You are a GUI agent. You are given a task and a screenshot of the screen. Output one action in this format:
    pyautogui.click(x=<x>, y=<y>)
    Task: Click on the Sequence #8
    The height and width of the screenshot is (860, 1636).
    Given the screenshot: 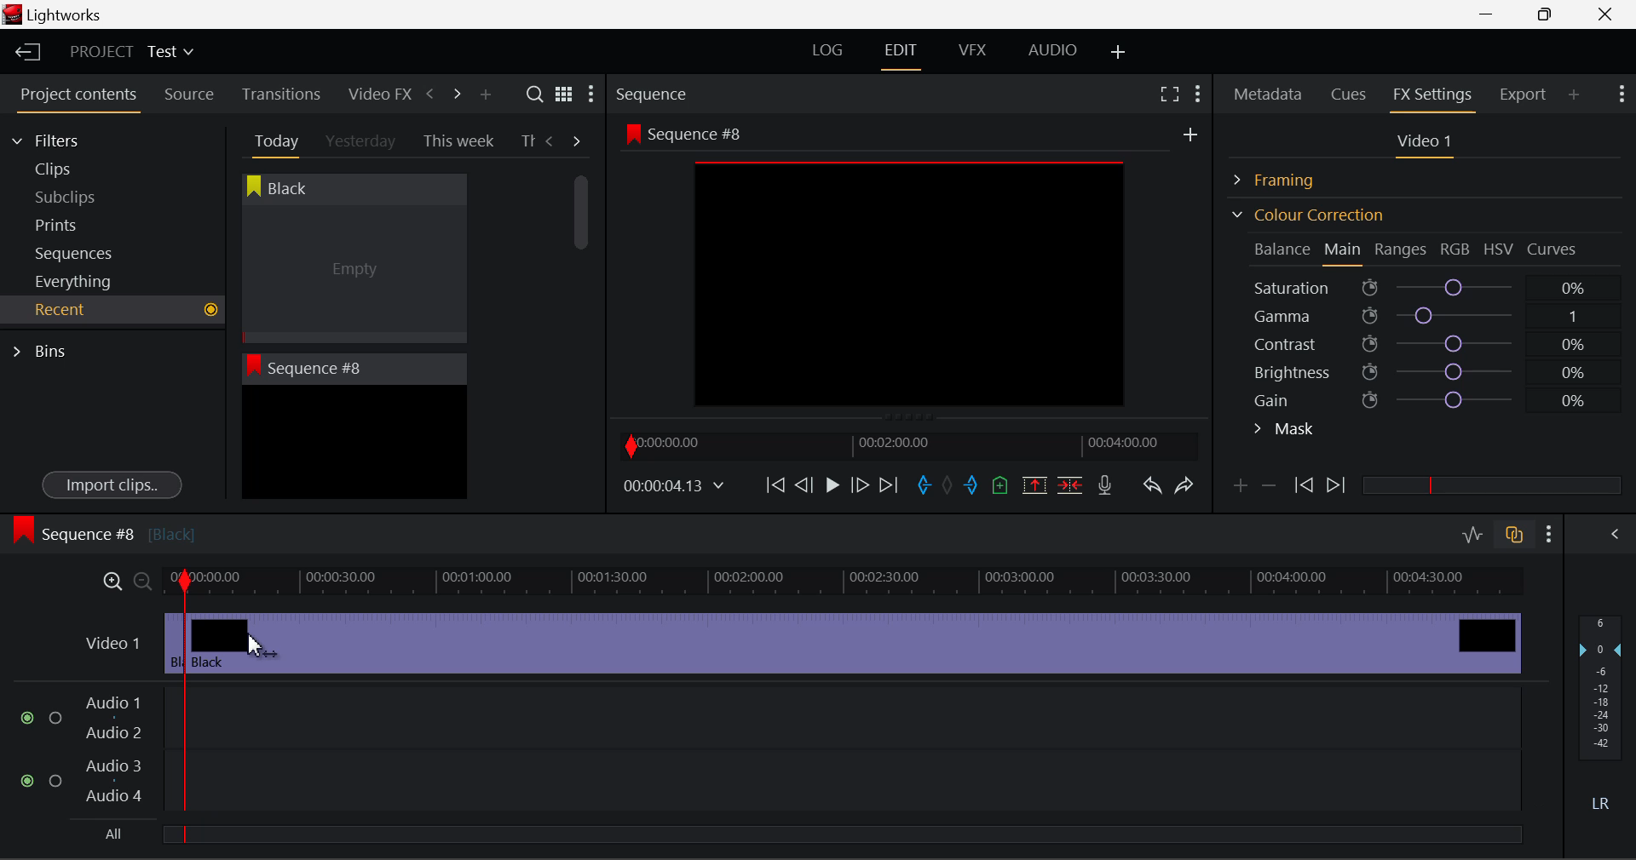 What is the action you would take?
    pyautogui.click(x=103, y=530)
    